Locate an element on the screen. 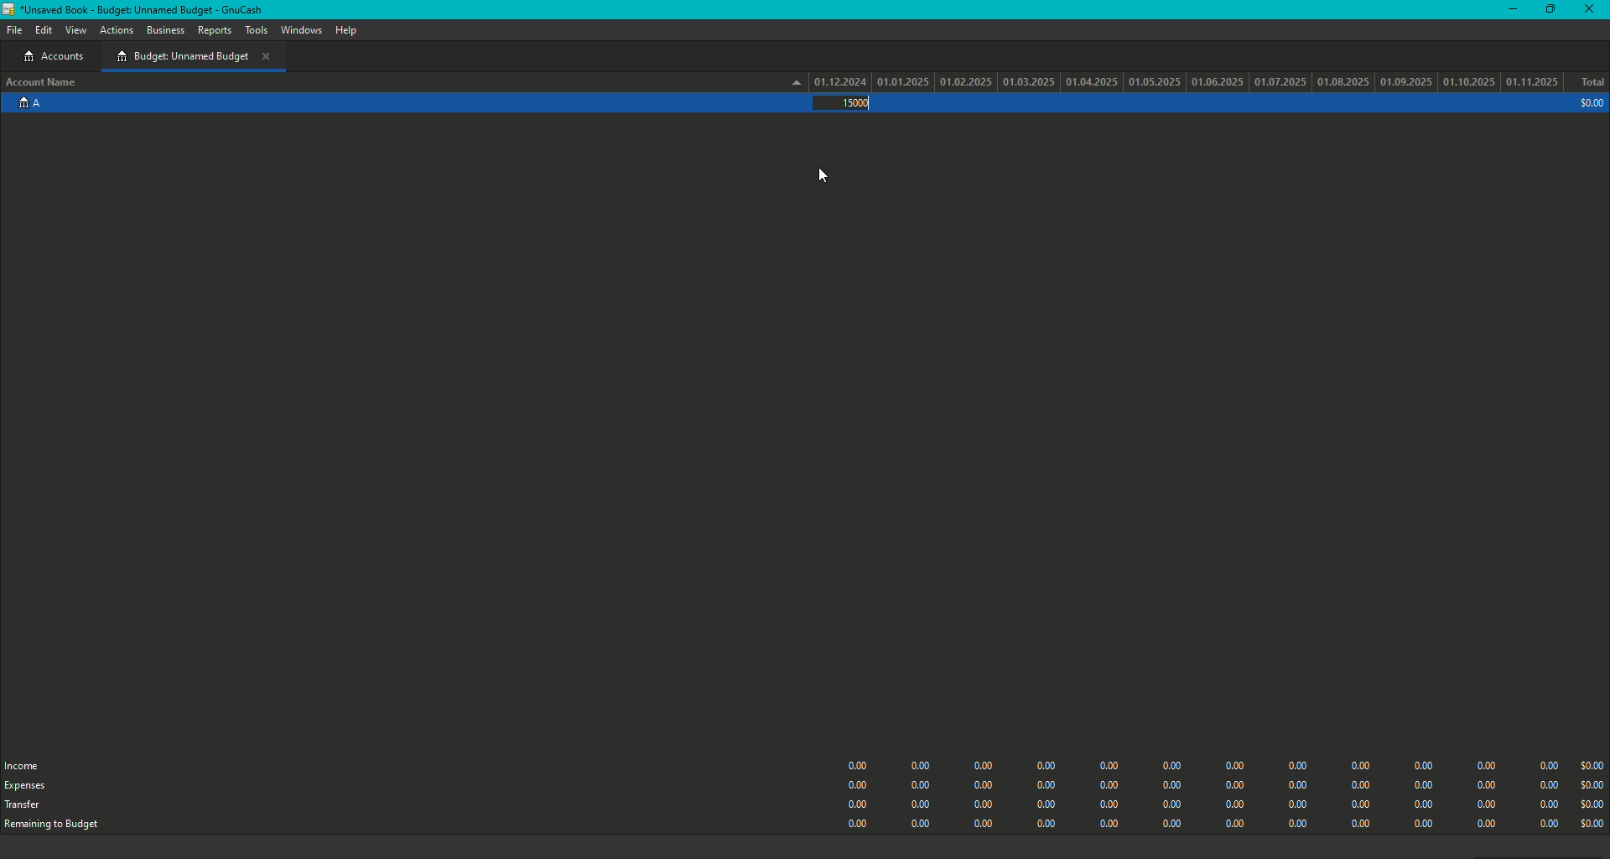 The height and width of the screenshot is (859, 1610). Account A is located at coordinates (27, 107).